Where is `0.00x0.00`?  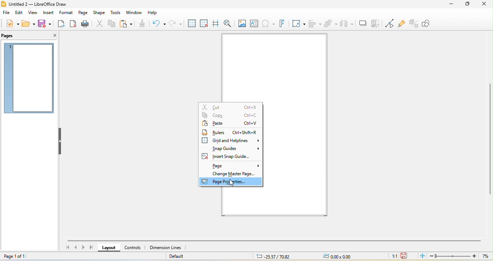
0.00x0.00 is located at coordinates (337, 256).